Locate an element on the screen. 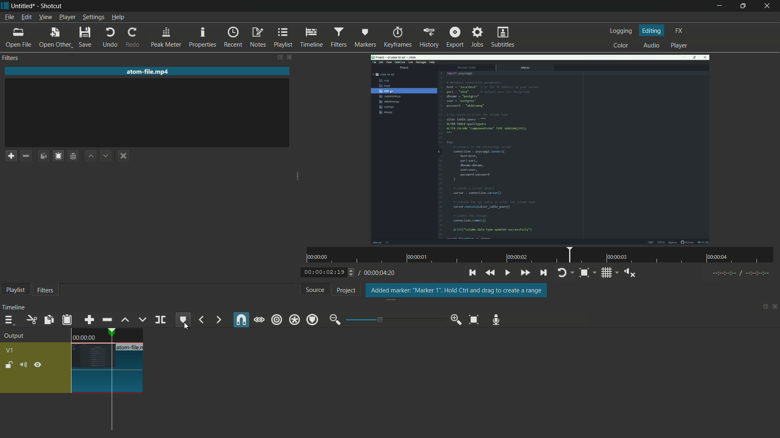 The image size is (780, 438). paste filters is located at coordinates (43, 156).